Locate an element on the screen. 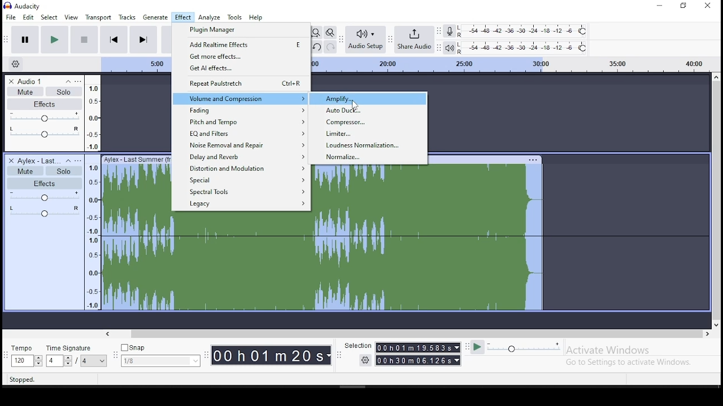  get more effects is located at coordinates (241, 57).